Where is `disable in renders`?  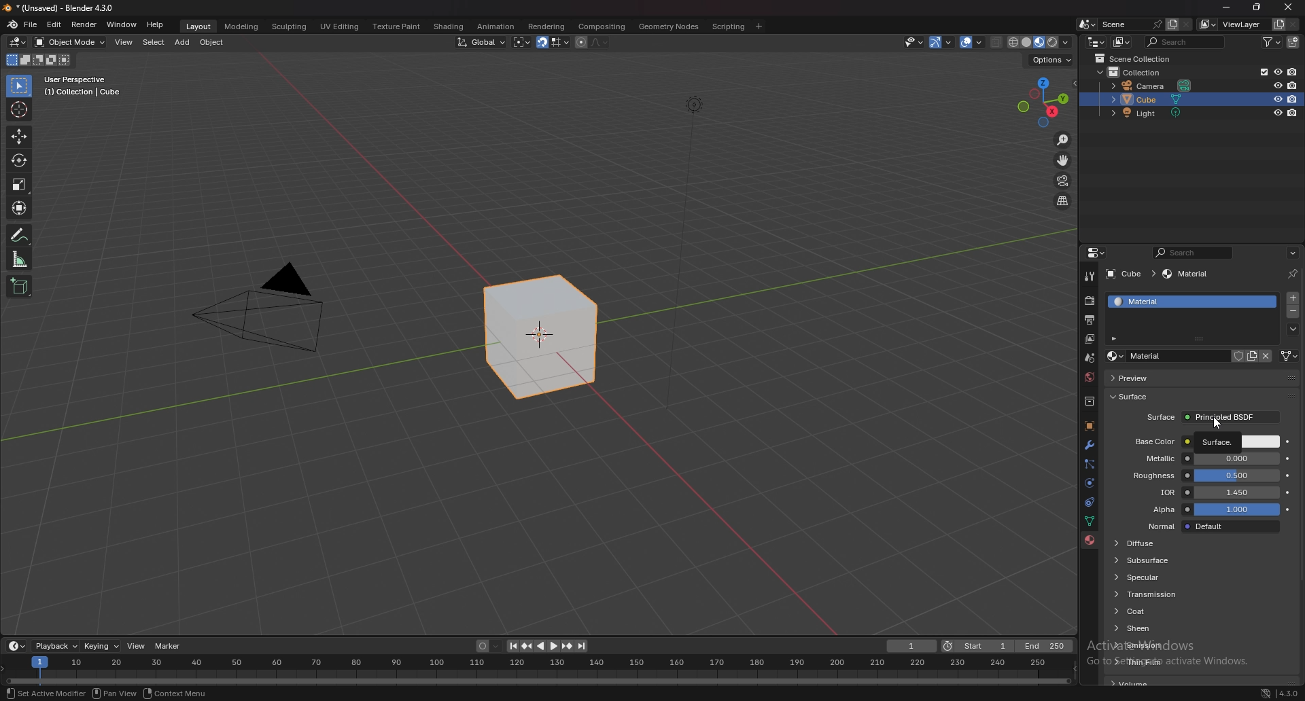 disable in renders is located at coordinates (1293, 85).